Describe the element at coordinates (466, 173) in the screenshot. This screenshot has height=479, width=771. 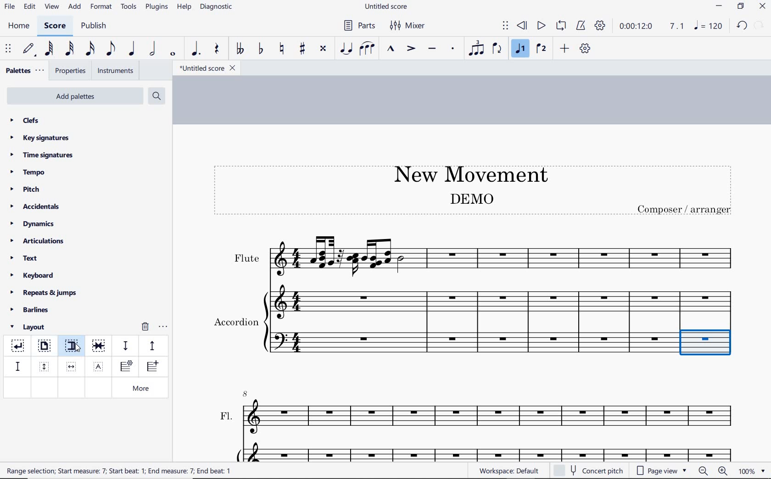
I see `title` at that location.